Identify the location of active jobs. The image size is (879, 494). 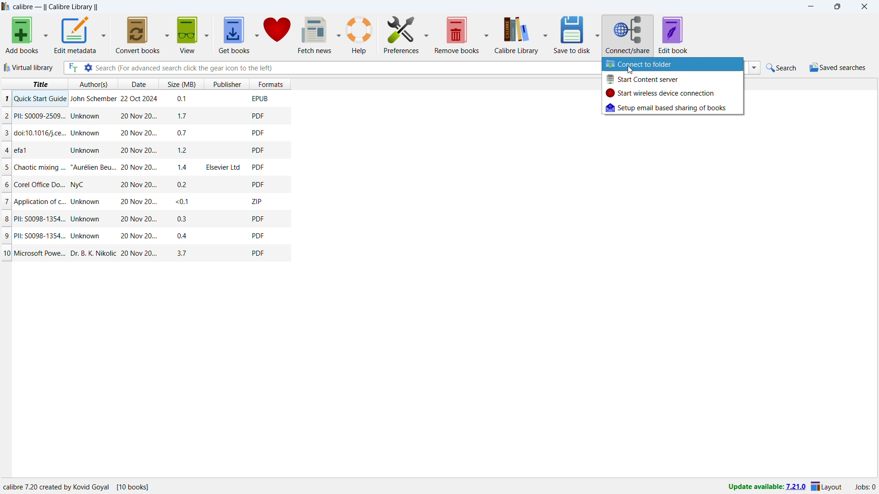
(865, 487).